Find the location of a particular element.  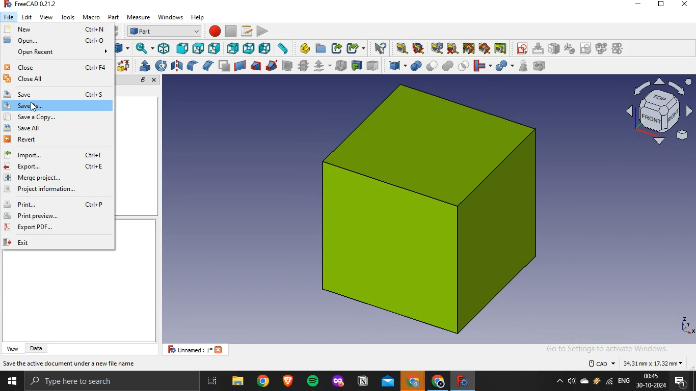

left is located at coordinates (266, 48).